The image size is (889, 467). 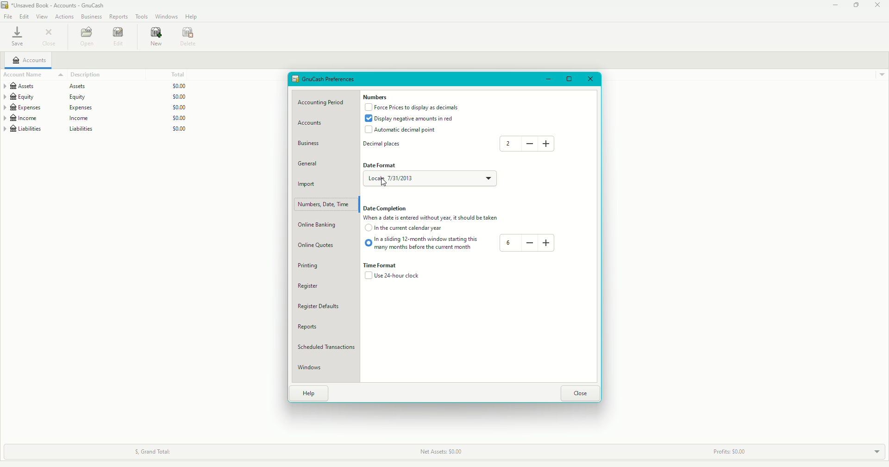 What do you see at coordinates (181, 75) in the screenshot?
I see `Total` at bounding box center [181, 75].